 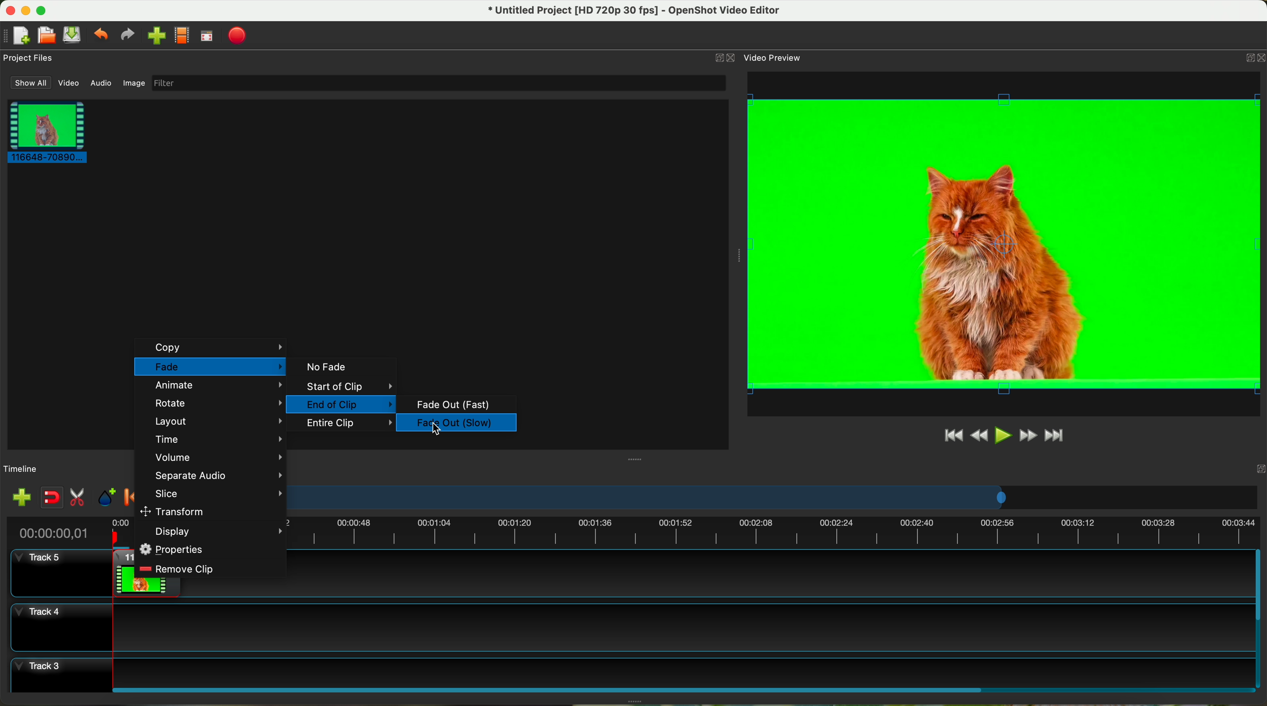 What do you see at coordinates (216, 493) in the screenshot?
I see `slice` at bounding box center [216, 493].